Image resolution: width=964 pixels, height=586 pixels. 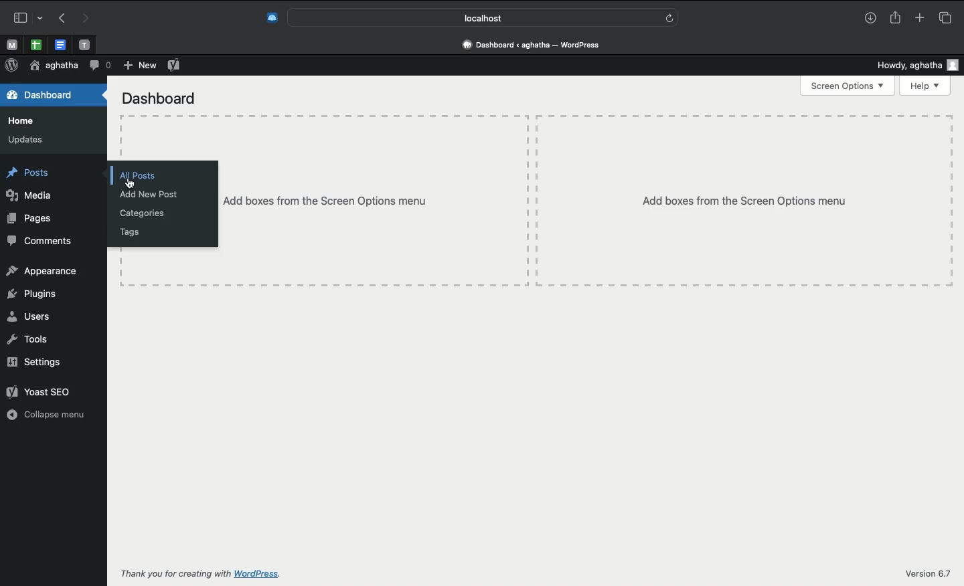 I want to click on Appearance, so click(x=45, y=270).